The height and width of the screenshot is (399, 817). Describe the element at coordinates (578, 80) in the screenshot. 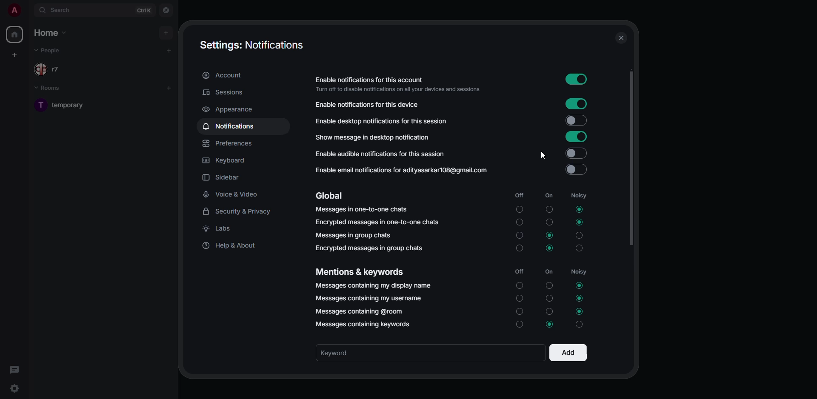

I see `enabled` at that location.